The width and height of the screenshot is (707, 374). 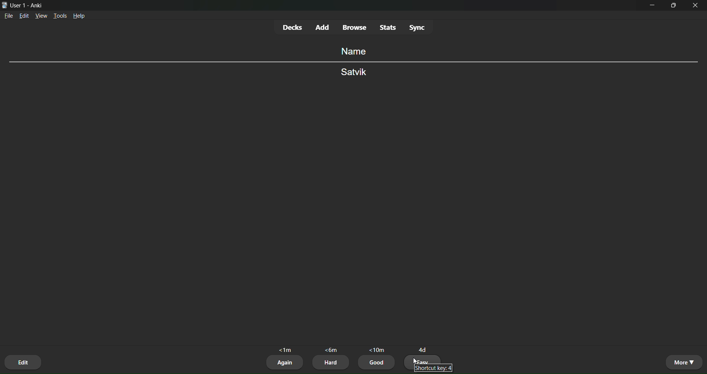 I want to click on good, so click(x=377, y=364).